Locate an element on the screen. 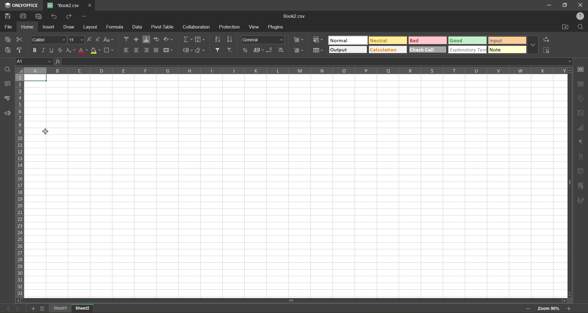  decrement size is located at coordinates (97, 40).